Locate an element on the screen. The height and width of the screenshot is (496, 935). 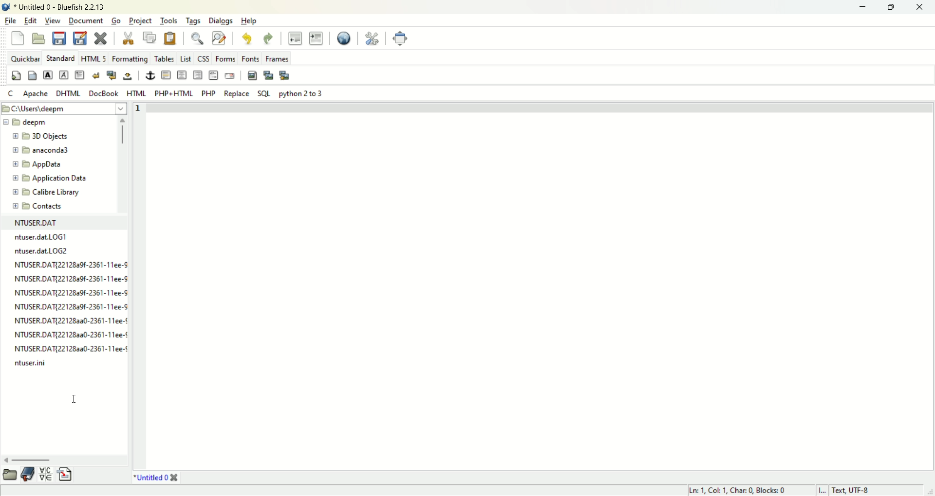
snippets is located at coordinates (66, 475).